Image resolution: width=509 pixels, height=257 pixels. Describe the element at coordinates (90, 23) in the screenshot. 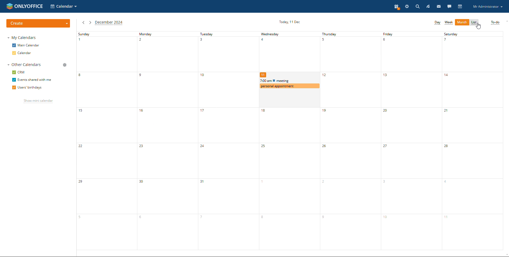

I see `next month` at that location.